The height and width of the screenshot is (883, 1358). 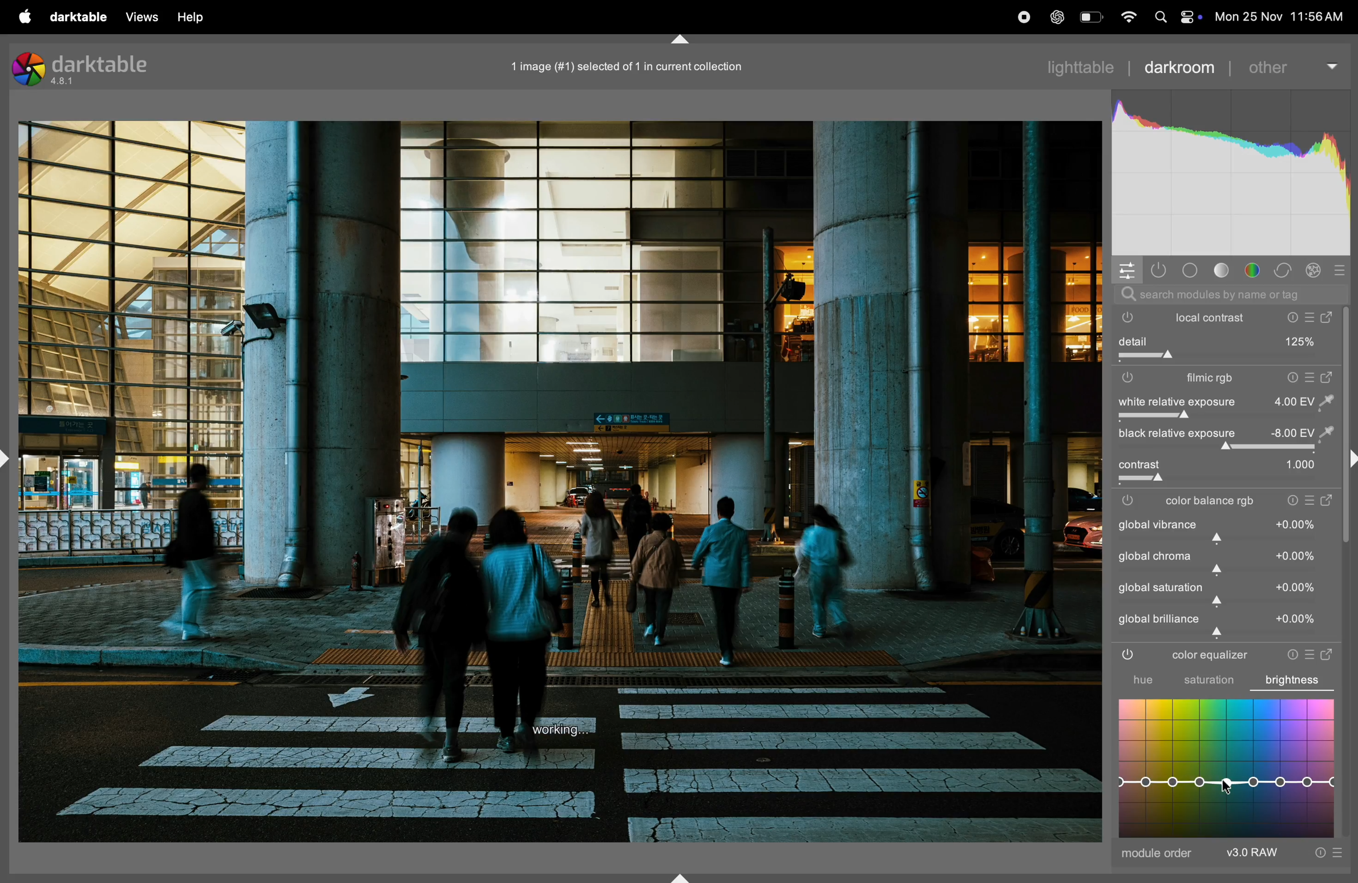 I want to click on image , so click(x=560, y=482).